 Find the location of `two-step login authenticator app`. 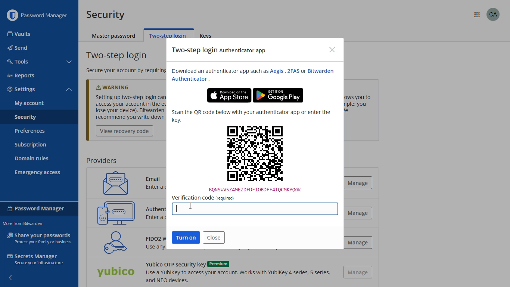

two-step login authenticator app is located at coordinates (220, 50).